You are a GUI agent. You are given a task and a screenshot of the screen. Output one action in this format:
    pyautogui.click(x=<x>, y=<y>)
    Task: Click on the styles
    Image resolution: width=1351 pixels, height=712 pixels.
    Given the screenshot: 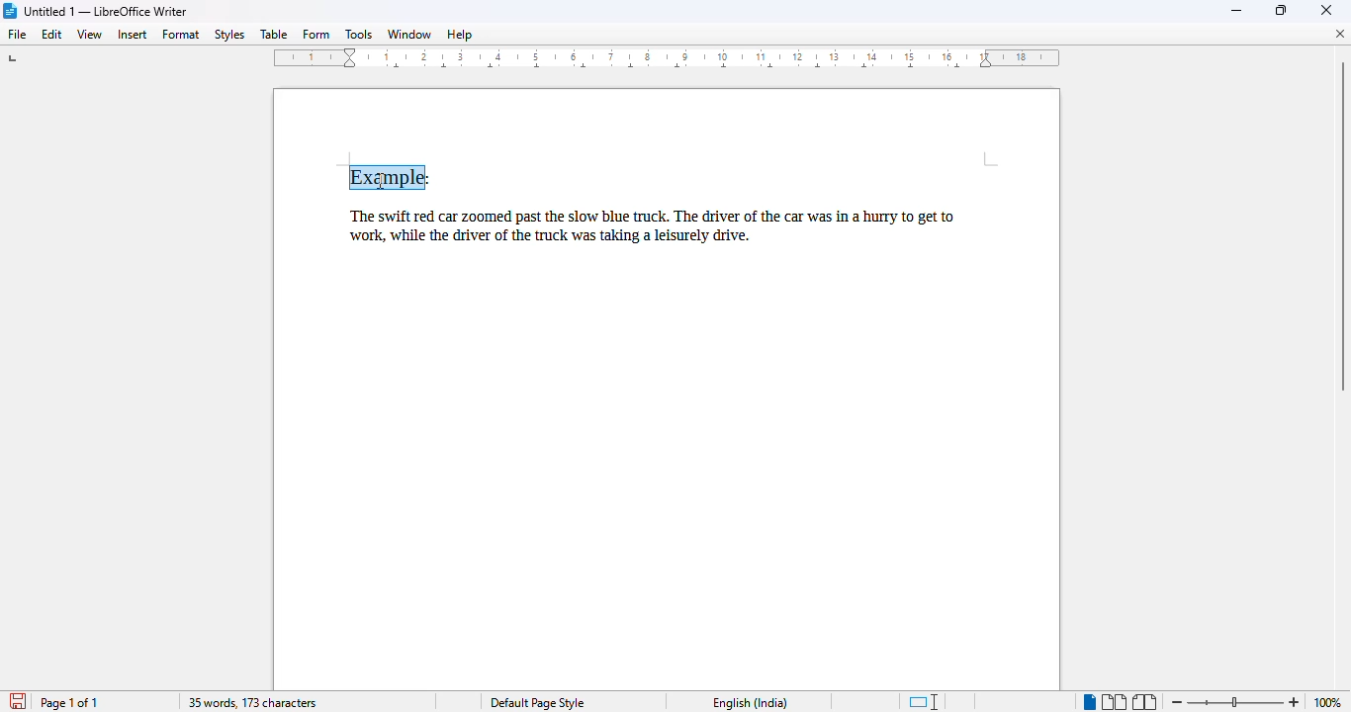 What is the action you would take?
    pyautogui.click(x=230, y=35)
    